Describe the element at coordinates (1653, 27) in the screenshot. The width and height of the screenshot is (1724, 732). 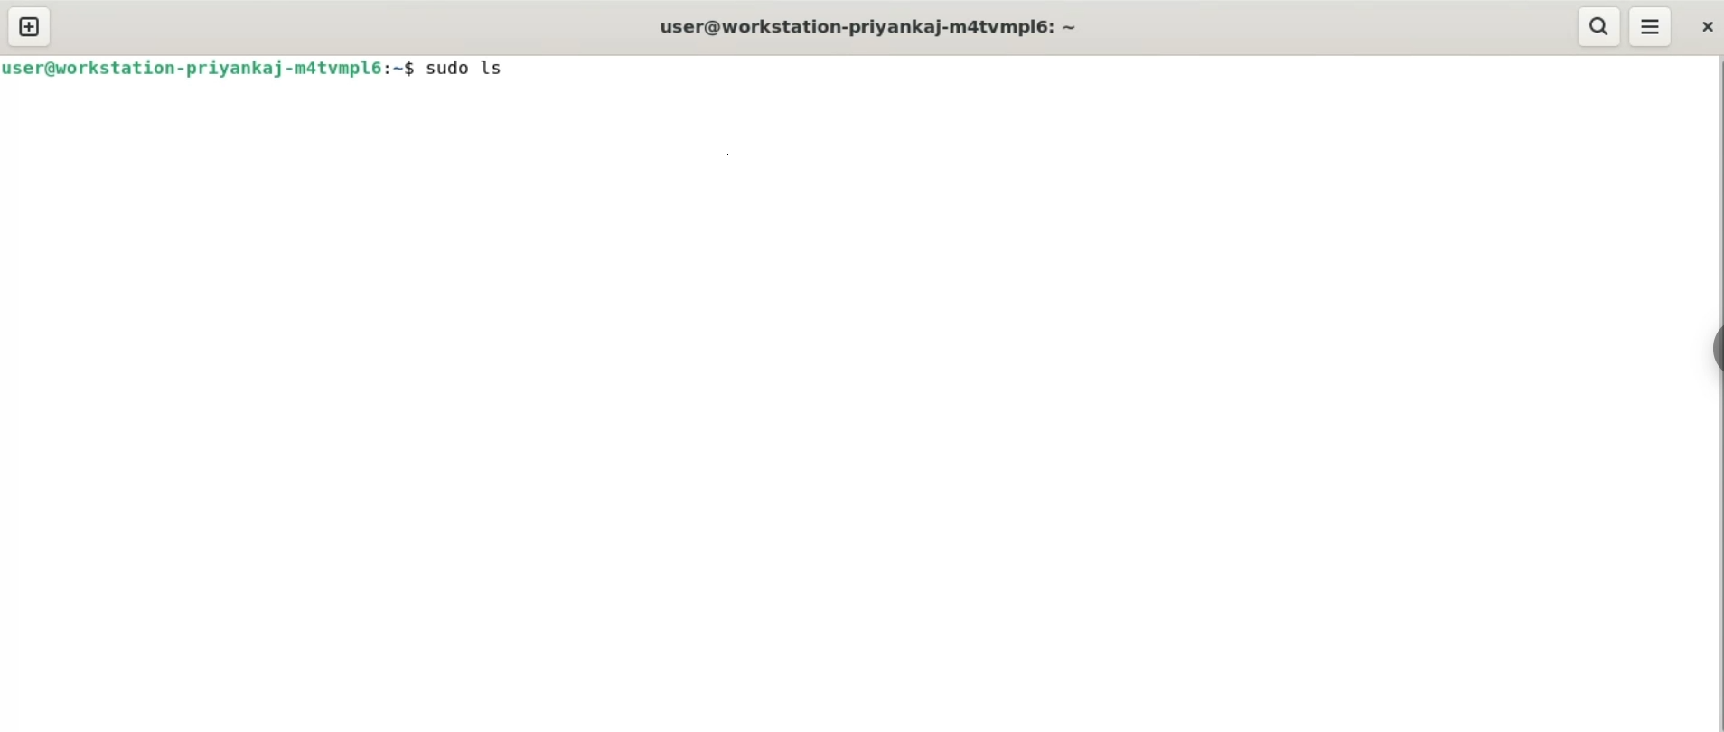
I see `menu` at that location.